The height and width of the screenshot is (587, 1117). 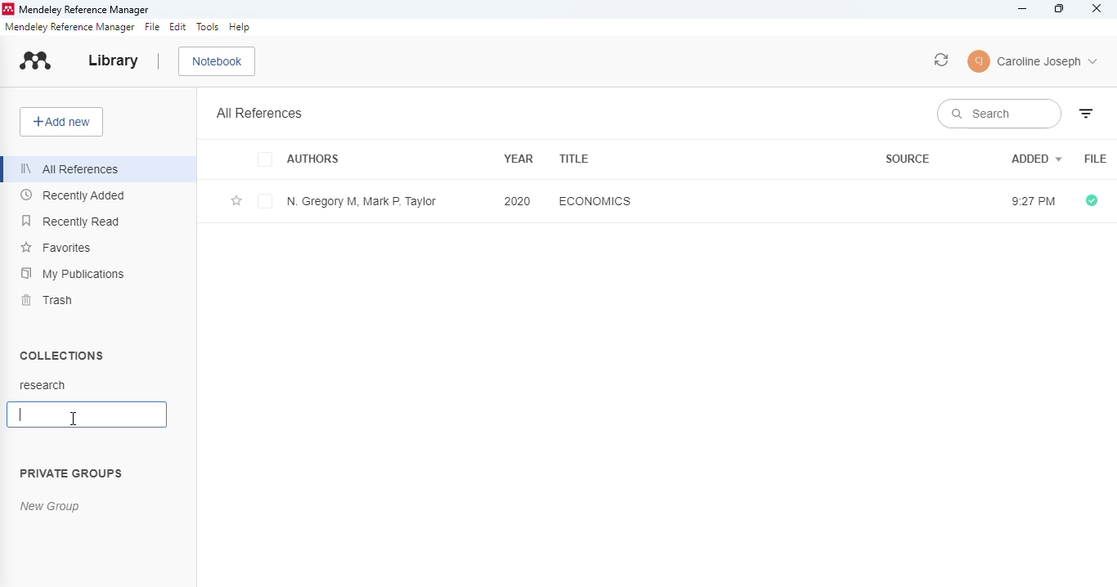 I want to click on economics, so click(x=594, y=200).